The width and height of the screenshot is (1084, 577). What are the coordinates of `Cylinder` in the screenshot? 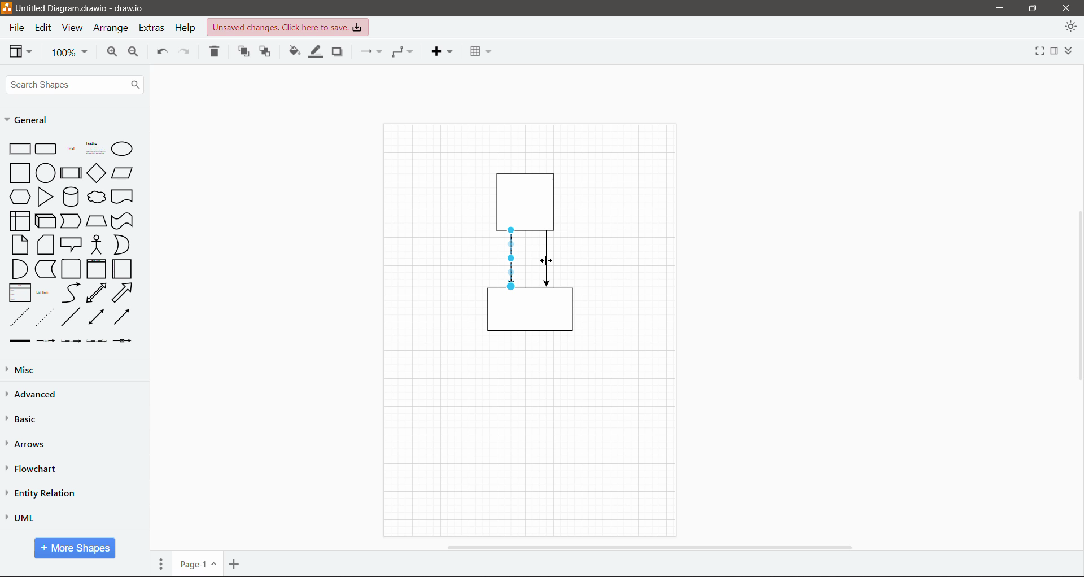 It's located at (71, 196).